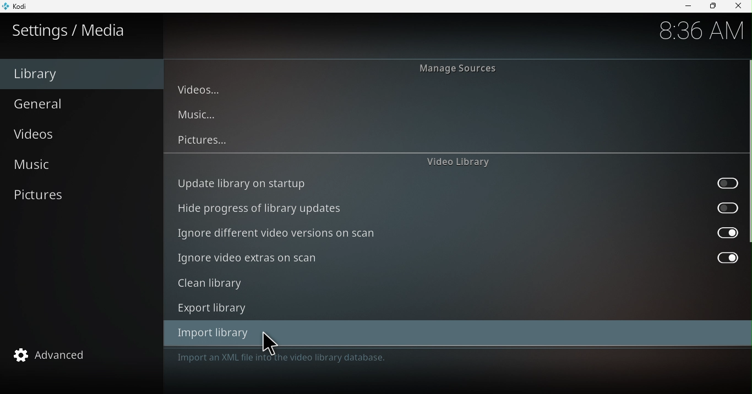  I want to click on Update library on startup, so click(457, 183).